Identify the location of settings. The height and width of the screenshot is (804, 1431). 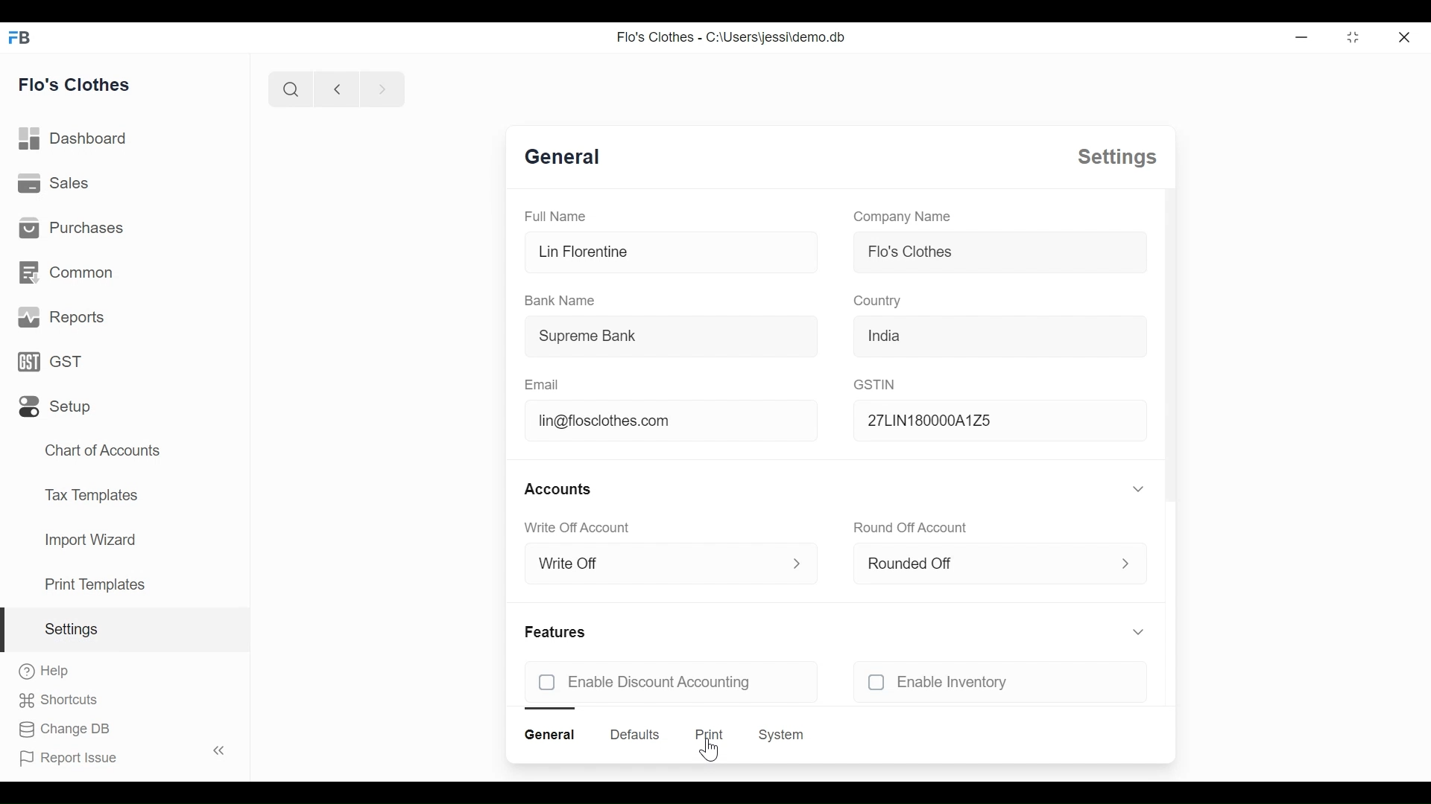
(1117, 157).